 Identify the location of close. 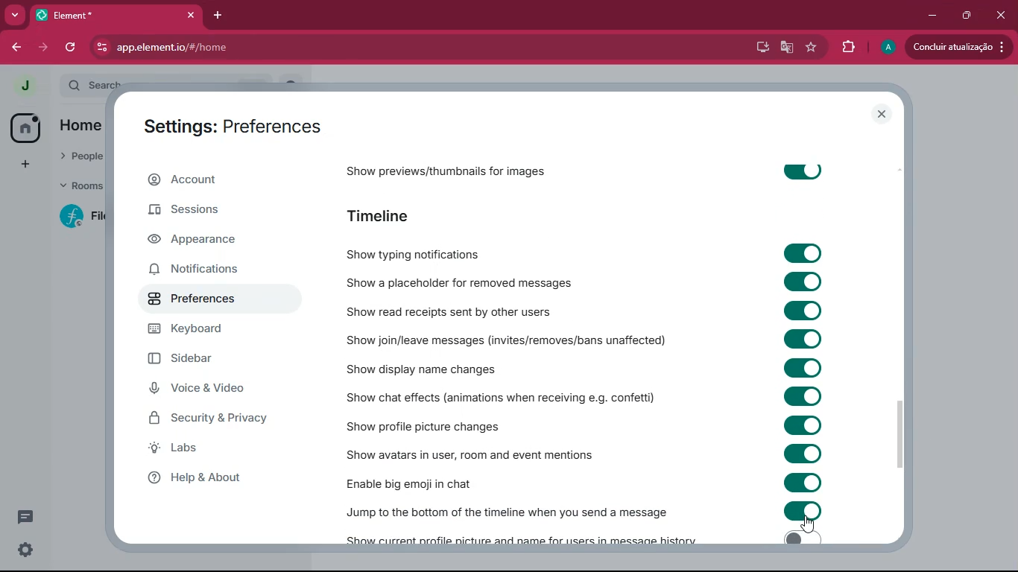
(1001, 15).